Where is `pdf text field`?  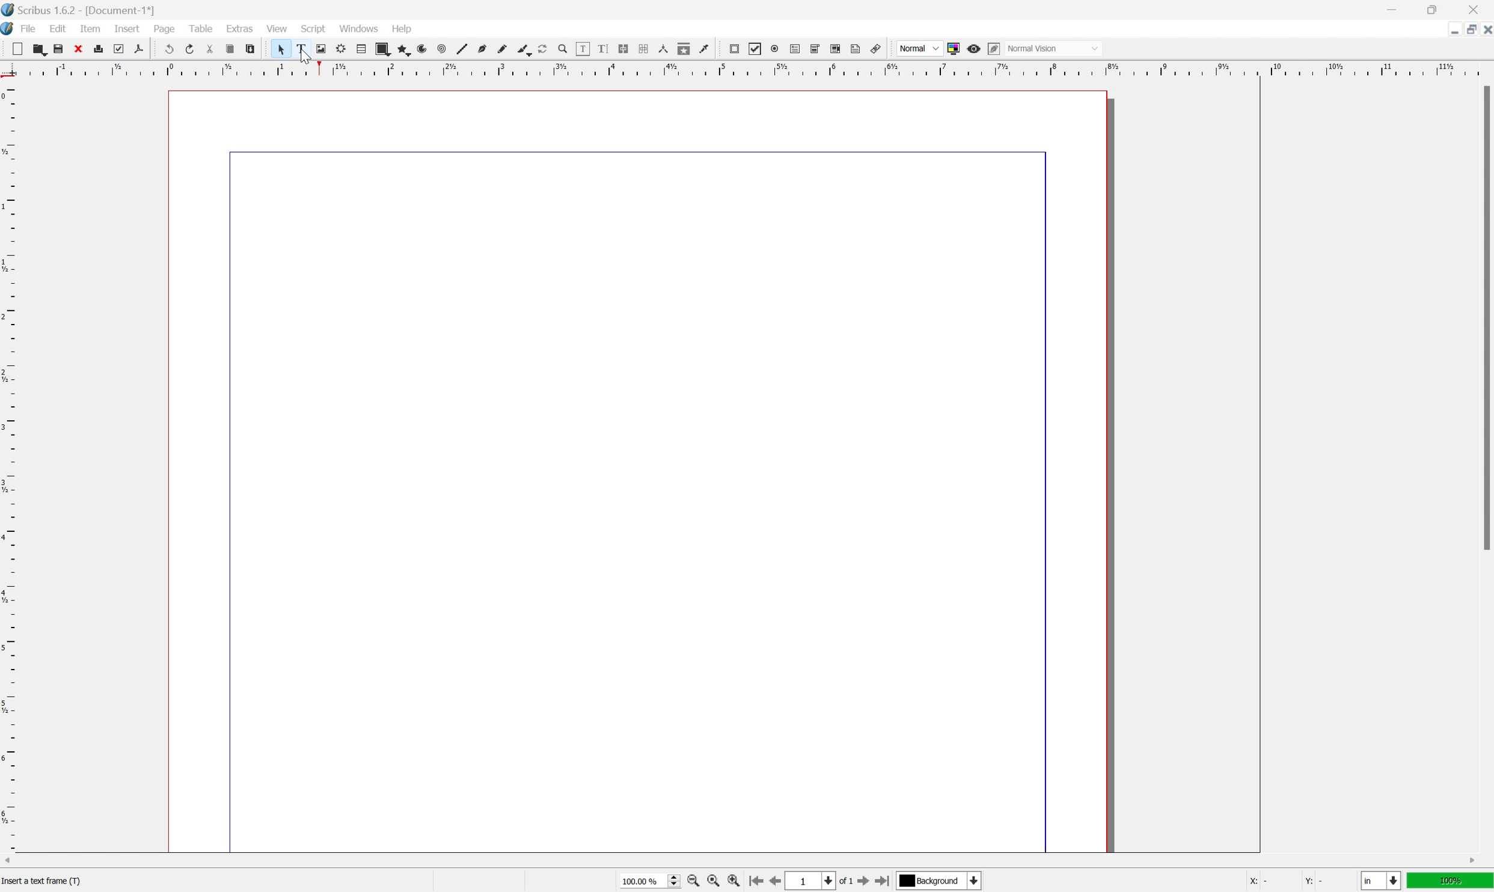
pdf text field is located at coordinates (795, 49).